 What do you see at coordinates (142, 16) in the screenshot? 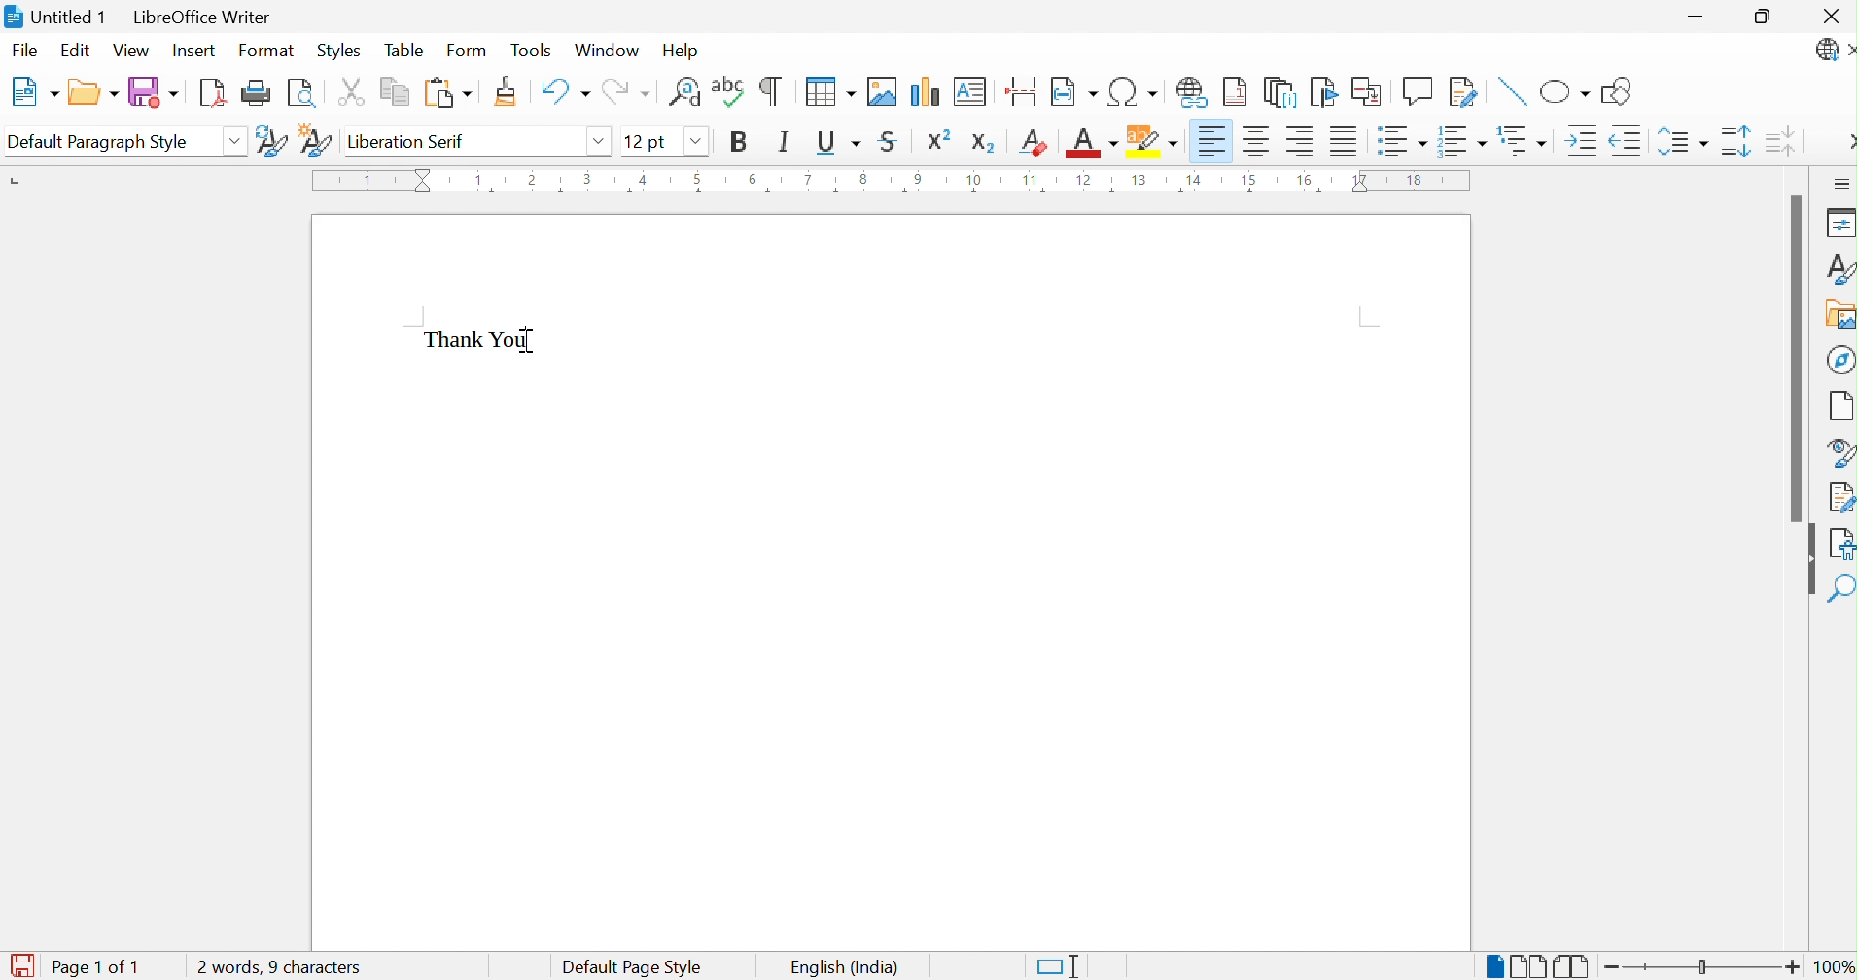
I see `Untitled 1 - LibreOffice Writer ` at bounding box center [142, 16].